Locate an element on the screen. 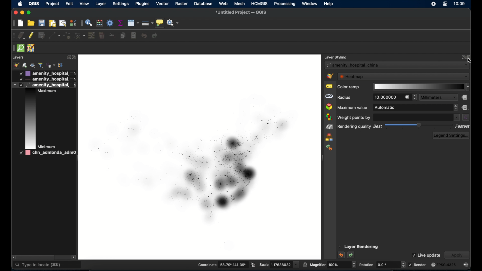 The height and width of the screenshot is (271, 482). type to locate is located at coordinates (47, 265).